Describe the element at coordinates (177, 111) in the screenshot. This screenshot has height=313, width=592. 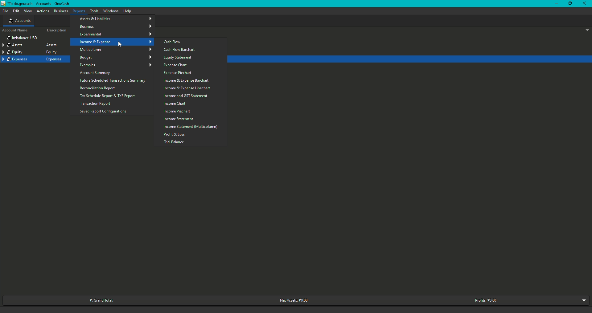
I see `Income Piechart` at that location.